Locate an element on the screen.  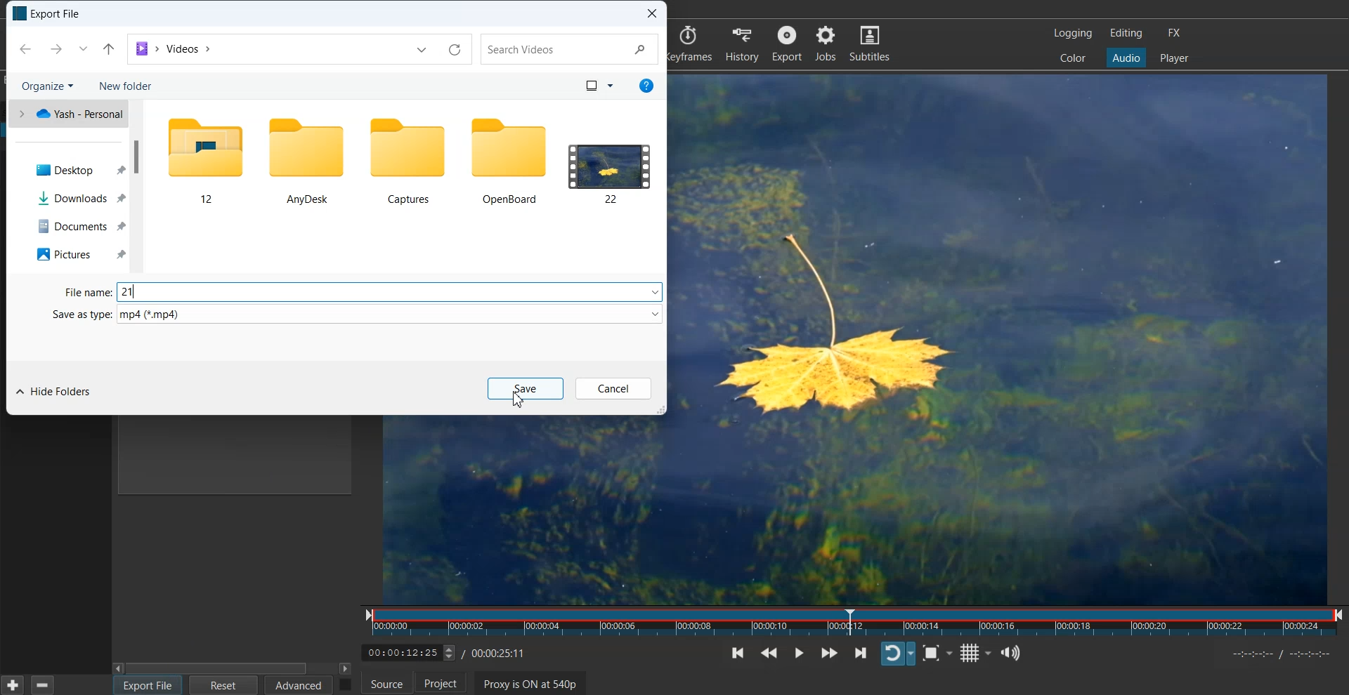
Files is located at coordinates (614, 161).